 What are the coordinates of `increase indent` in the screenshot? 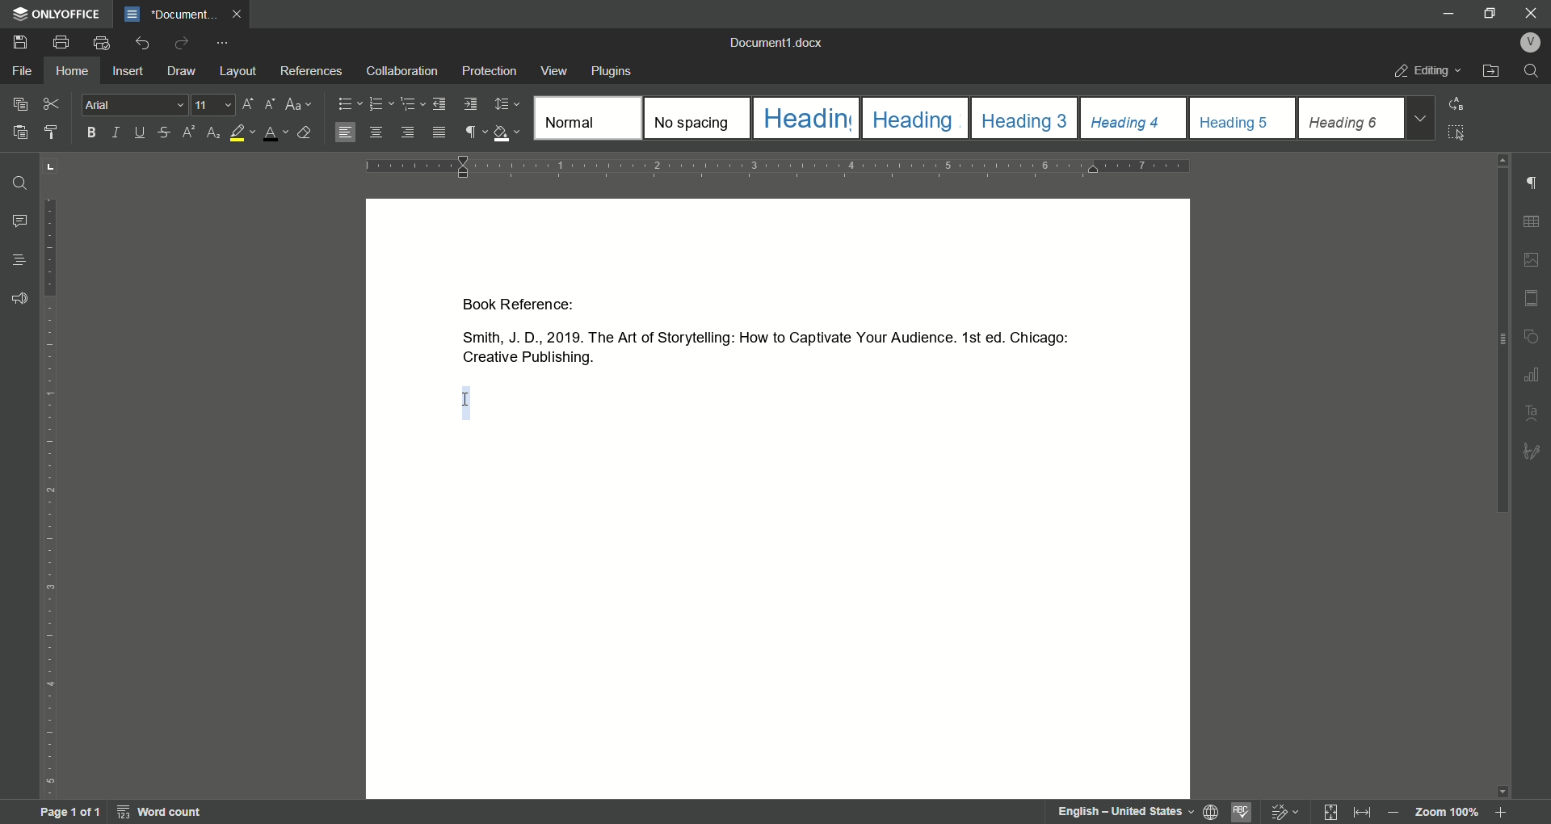 It's located at (469, 104).